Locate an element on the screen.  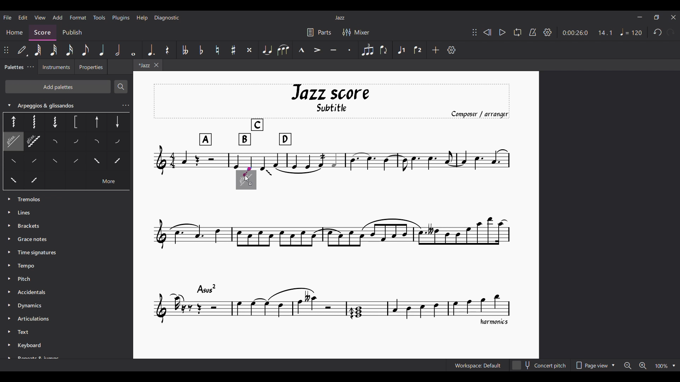
32nd note is located at coordinates (54, 50).